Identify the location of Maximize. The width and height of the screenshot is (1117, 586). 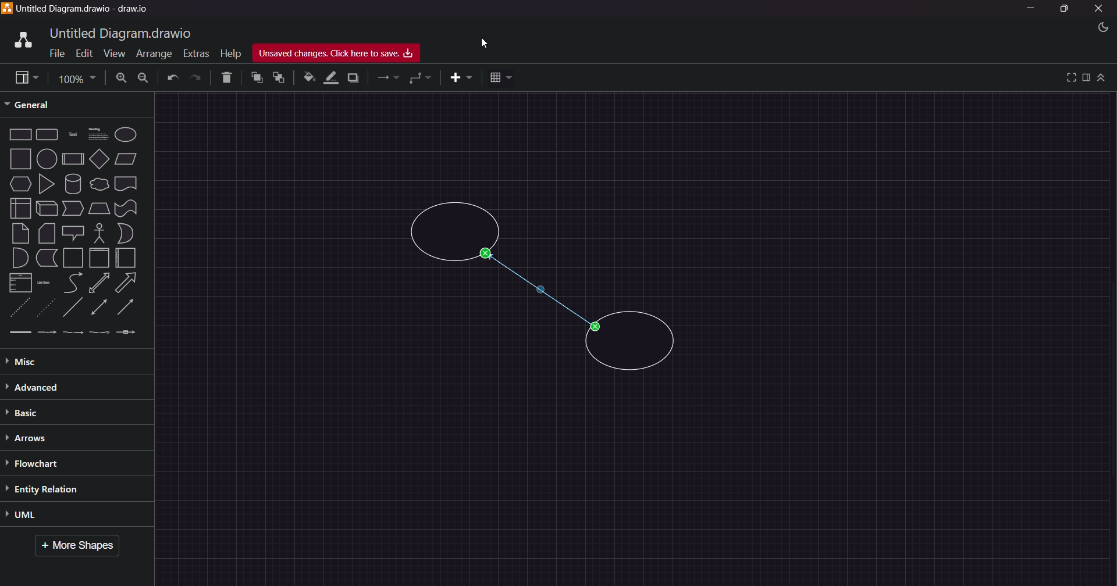
(1063, 10).